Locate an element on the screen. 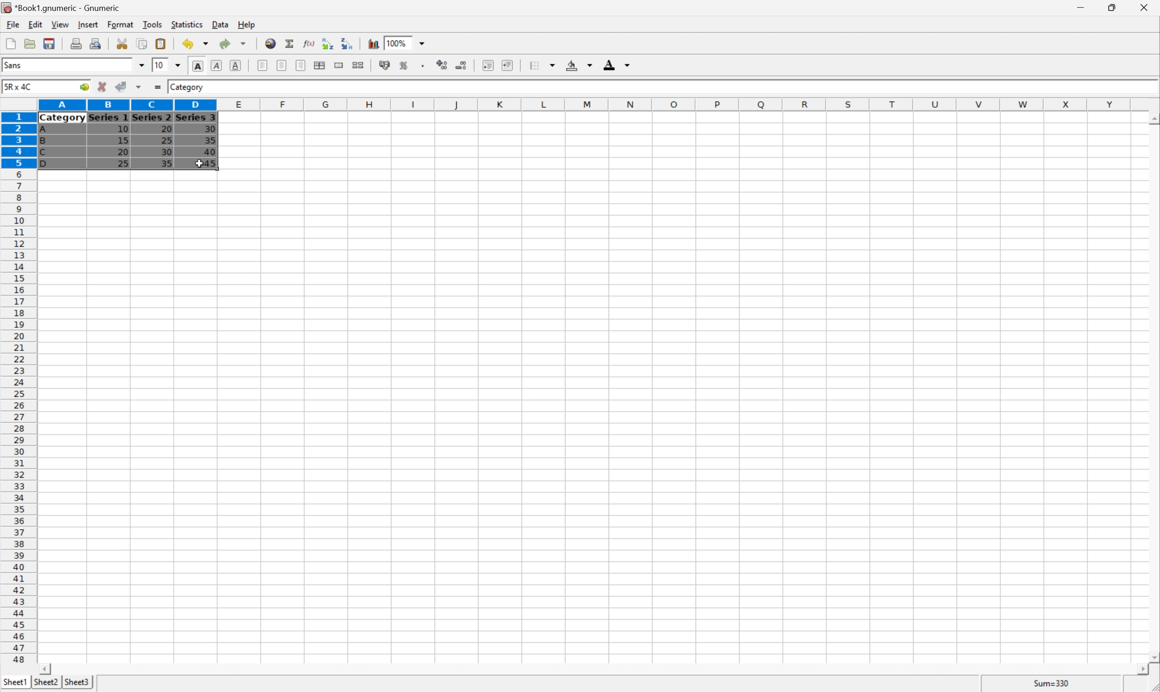  *Book1.gnumeric - Gnumeric is located at coordinates (63, 7).